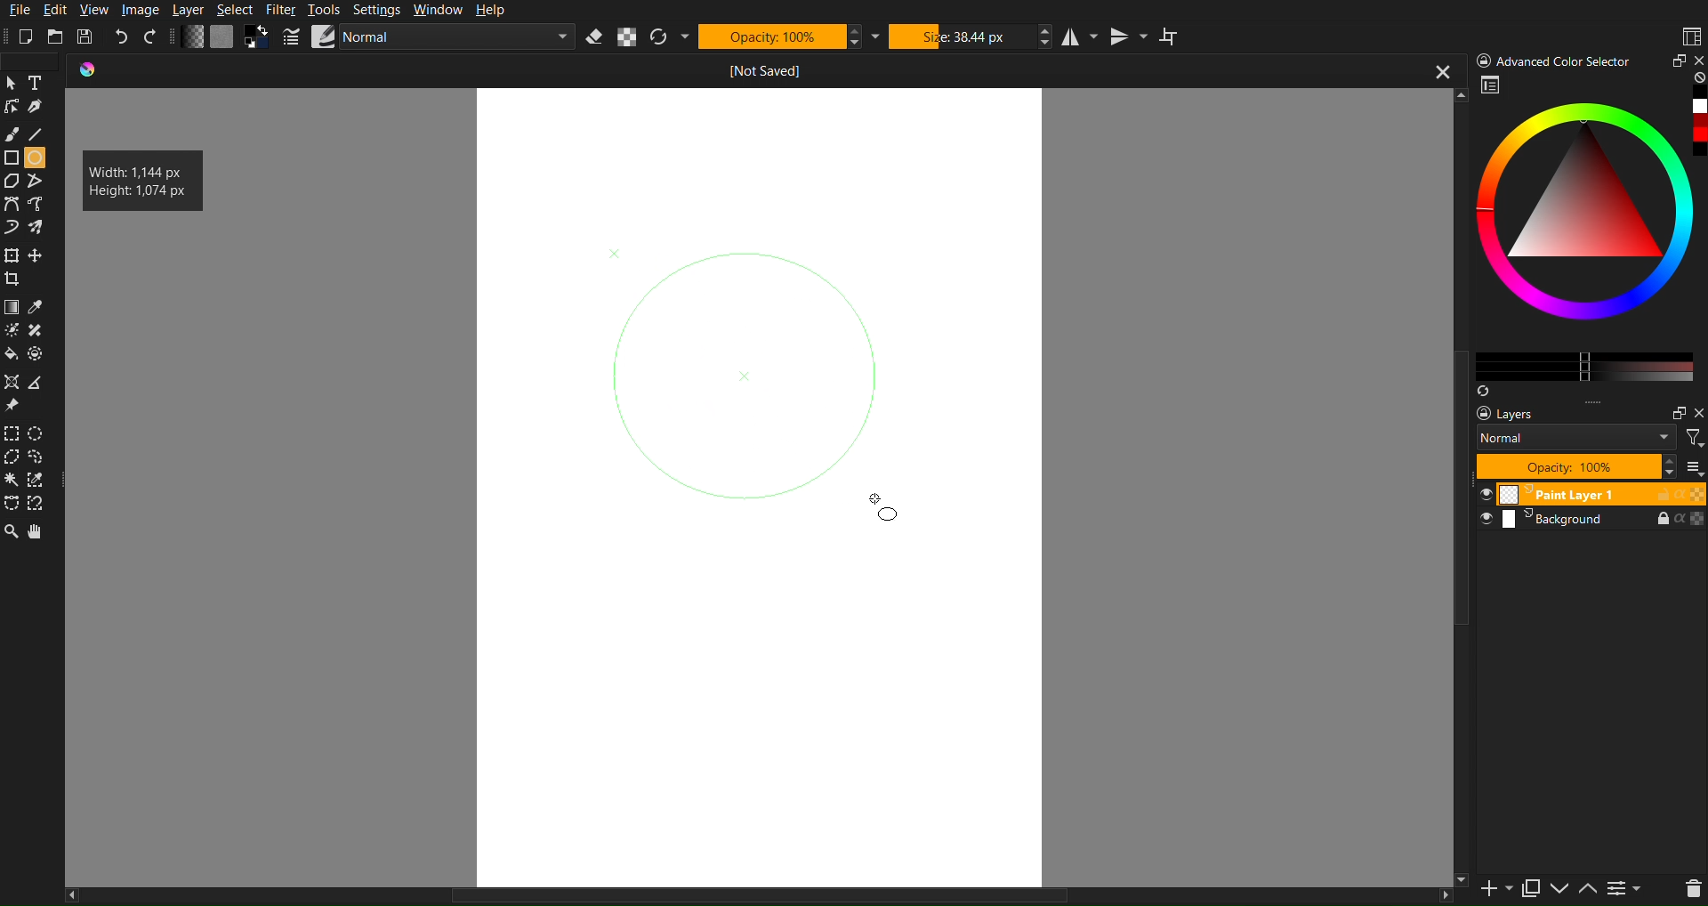 Image resolution: width=1708 pixels, height=906 pixels. Describe the element at coordinates (1558, 891) in the screenshot. I see `down` at that location.